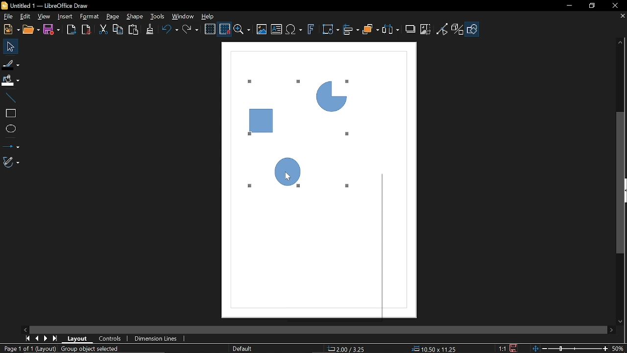 The height and width of the screenshot is (353, 627). What do you see at coordinates (276, 29) in the screenshot?
I see `Insert text` at bounding box center [276, 29].